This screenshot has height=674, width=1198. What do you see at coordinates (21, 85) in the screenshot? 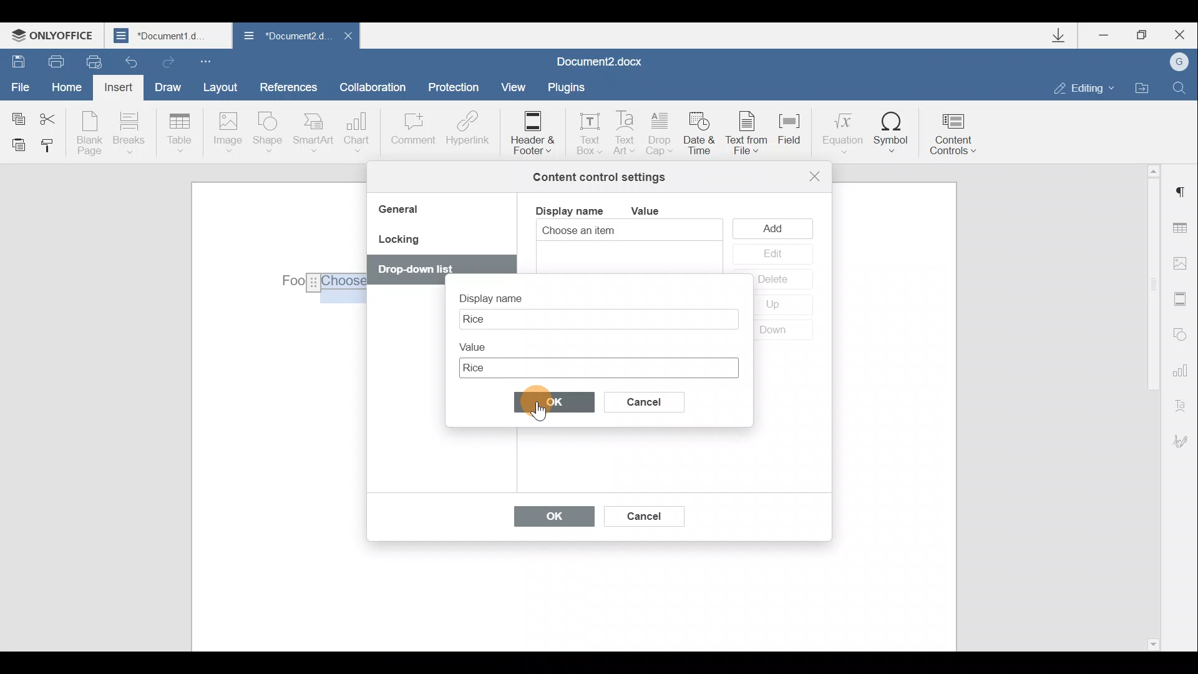
I see `File` at bounding box center [21, 85].